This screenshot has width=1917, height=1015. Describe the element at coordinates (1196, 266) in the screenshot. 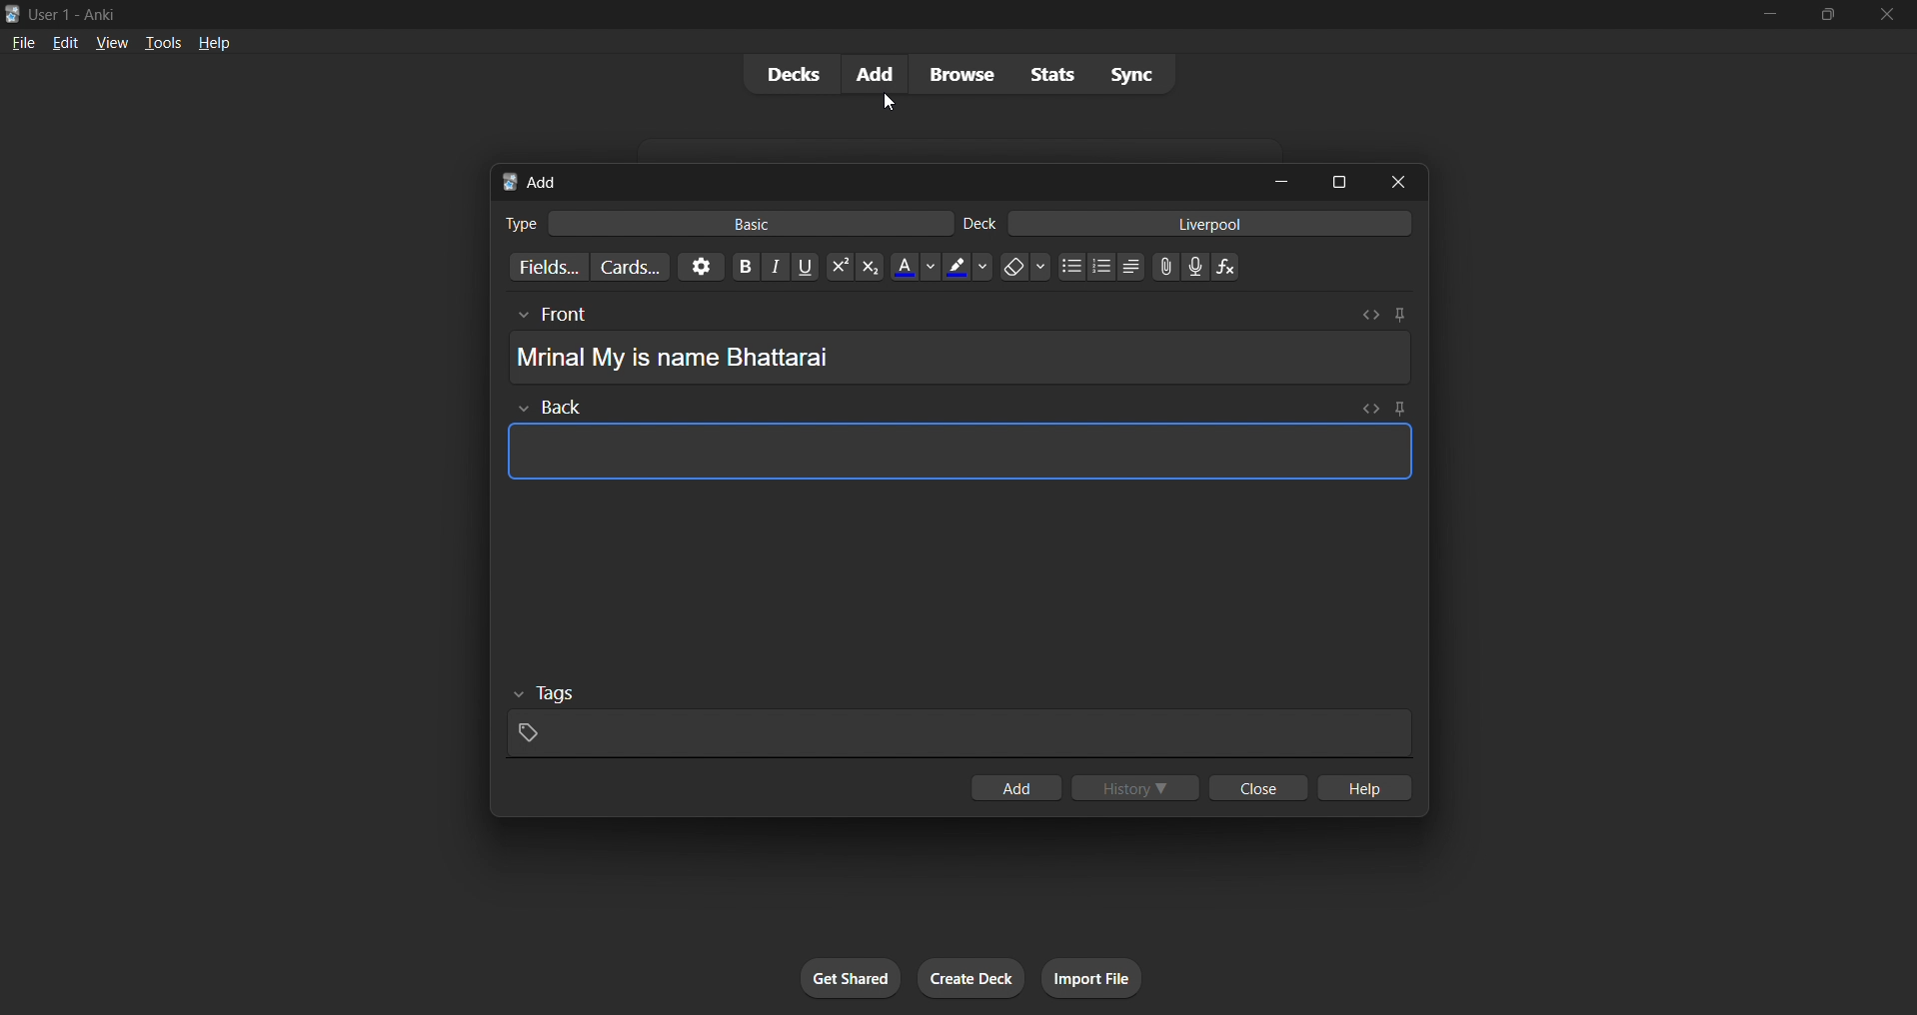

I see `record audio` at that location.